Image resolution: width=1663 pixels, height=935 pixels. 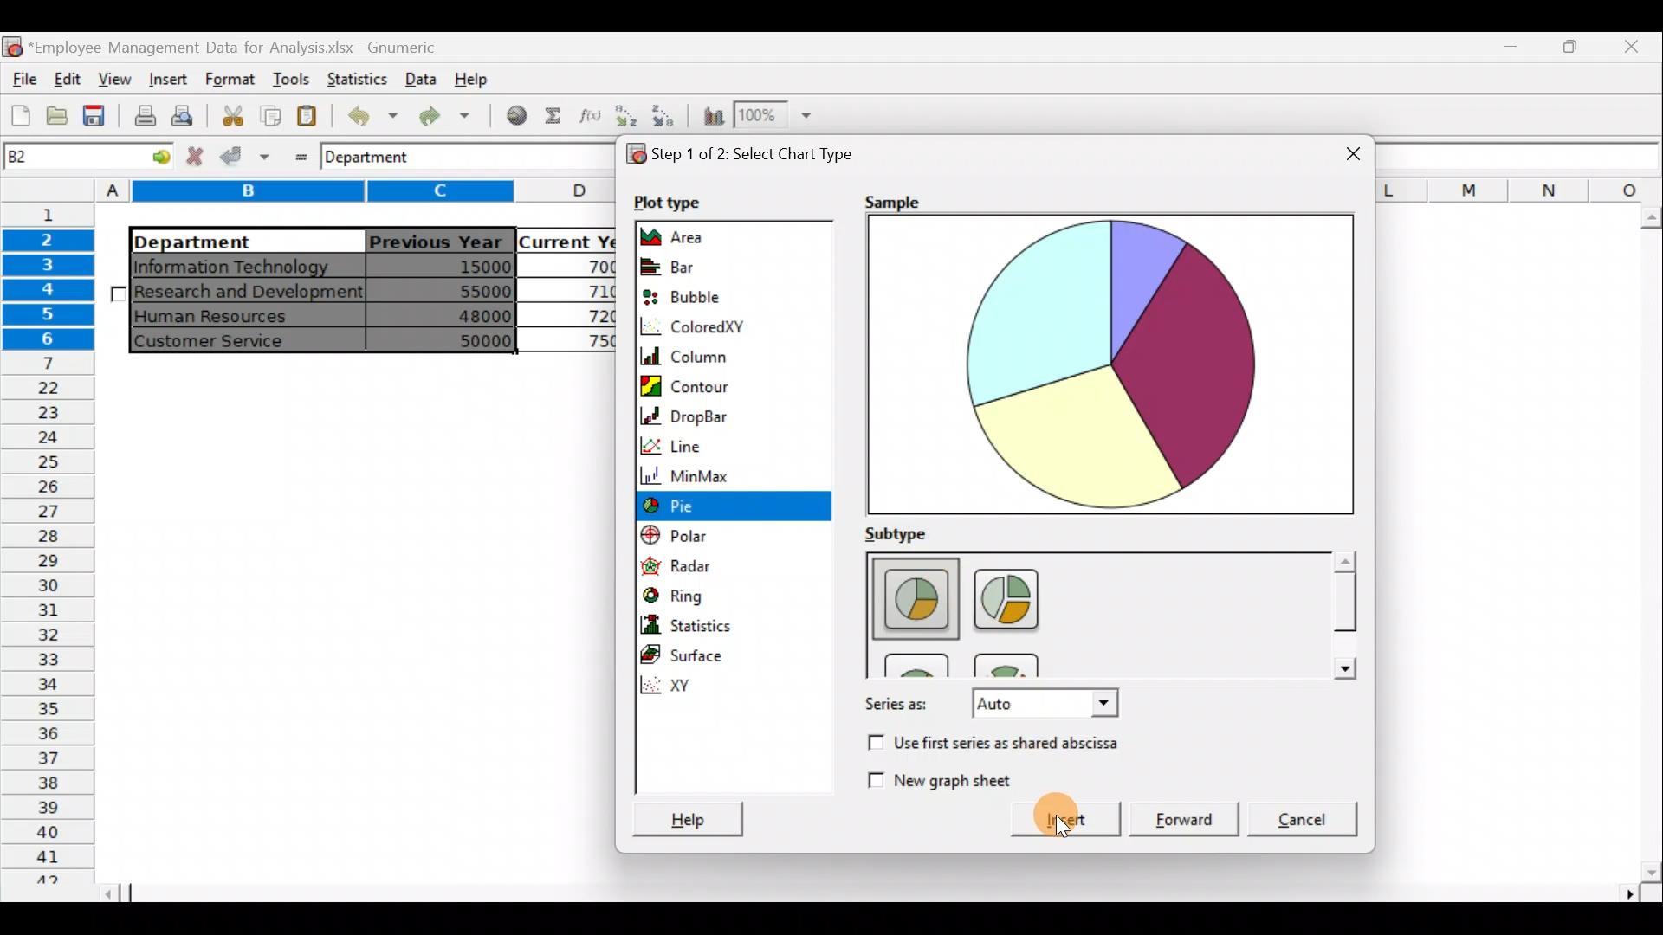 I want to click on Gnumeric logo, so click(x=12, y=46).